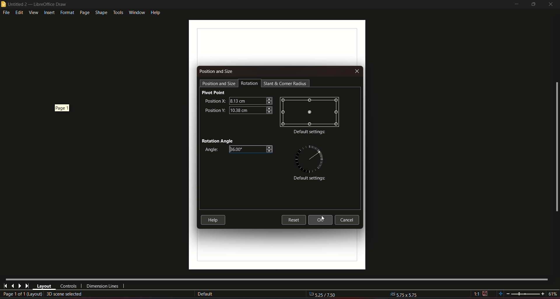  I want to click on Position Y, so click(215, 110).